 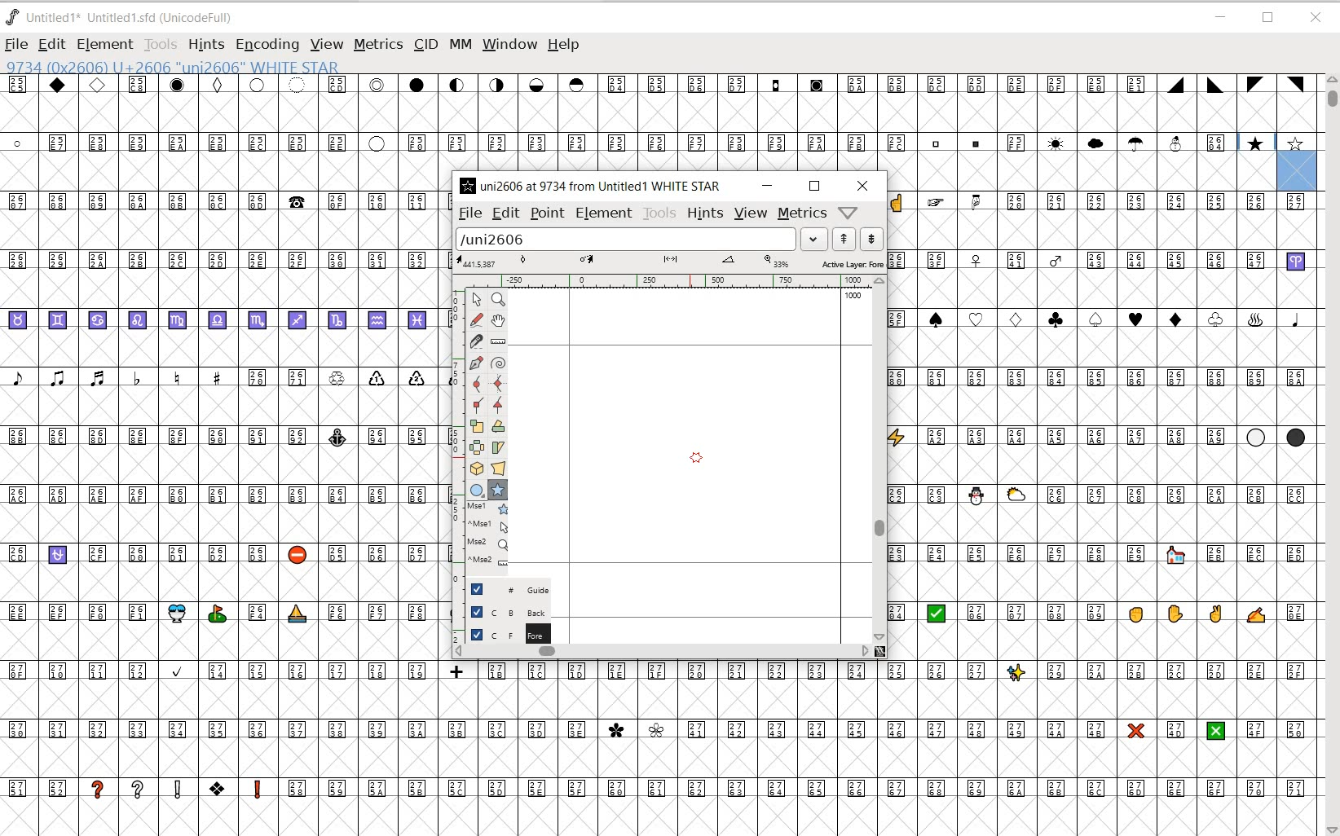 I want to click on GLYPHY CHARACTERS & NUMBERS, so click(x=1102, y=658).